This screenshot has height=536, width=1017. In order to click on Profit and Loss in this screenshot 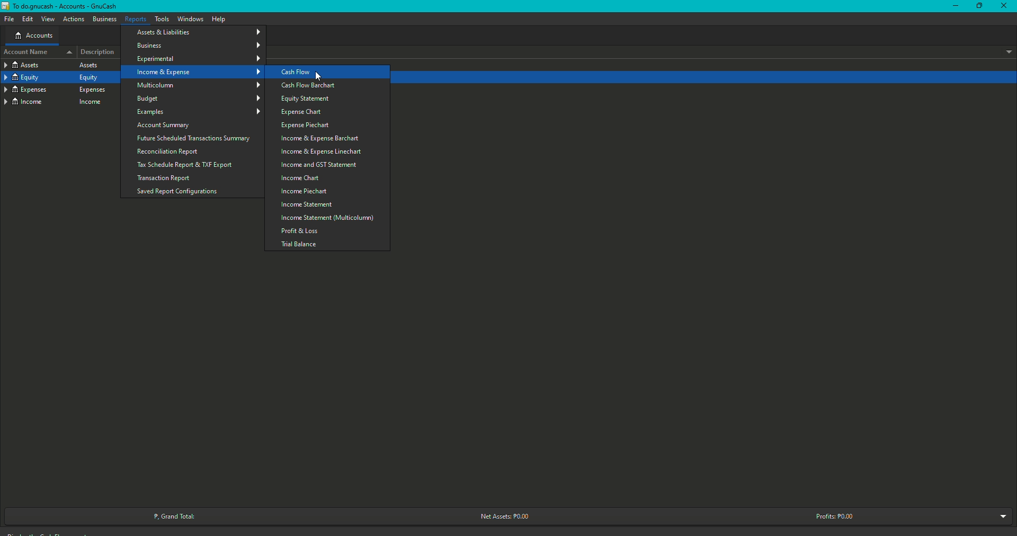, I will do `click(301, 230)`.